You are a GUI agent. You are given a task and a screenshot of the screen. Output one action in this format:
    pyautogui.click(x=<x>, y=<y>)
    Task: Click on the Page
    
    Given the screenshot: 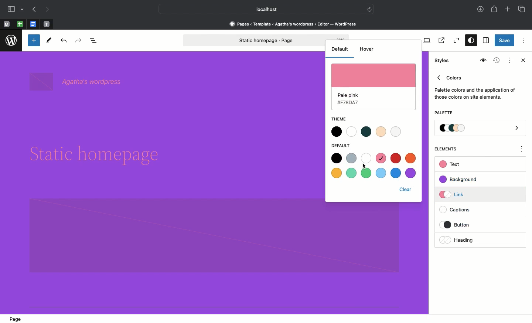 What is the action you would take?
    pyautogui.click(x=254, y=40)
    